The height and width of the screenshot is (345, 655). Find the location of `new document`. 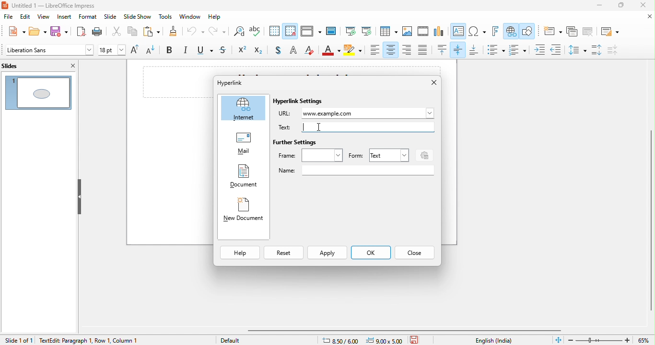

new document is located at coordinates (243, 212).